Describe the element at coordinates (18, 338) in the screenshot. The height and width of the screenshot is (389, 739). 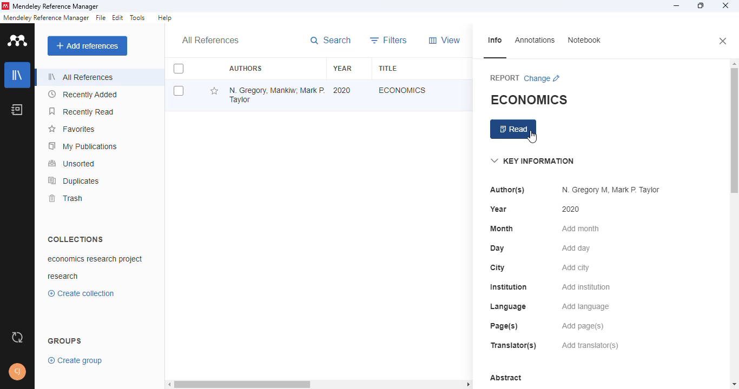
I see `sync` at that location.